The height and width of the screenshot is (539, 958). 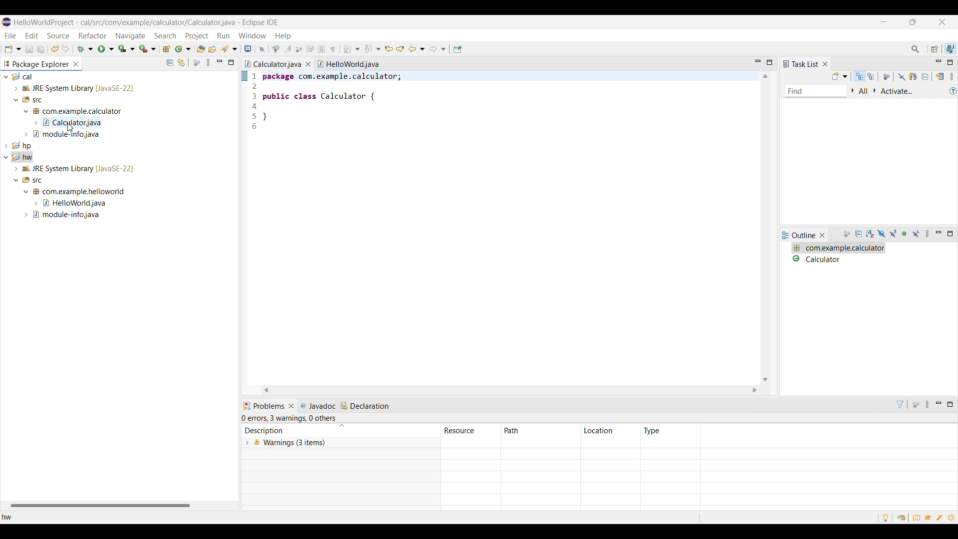 What do you see at coordinates (308, 64) in the screenshot?
I see `Close tab 1` at bounding box center [308, 64].